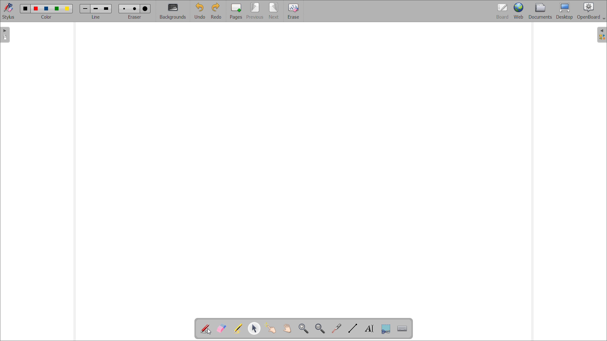 The width and height of the screenshot is (607, 341). I want to click on draw text, so click(370, 329).